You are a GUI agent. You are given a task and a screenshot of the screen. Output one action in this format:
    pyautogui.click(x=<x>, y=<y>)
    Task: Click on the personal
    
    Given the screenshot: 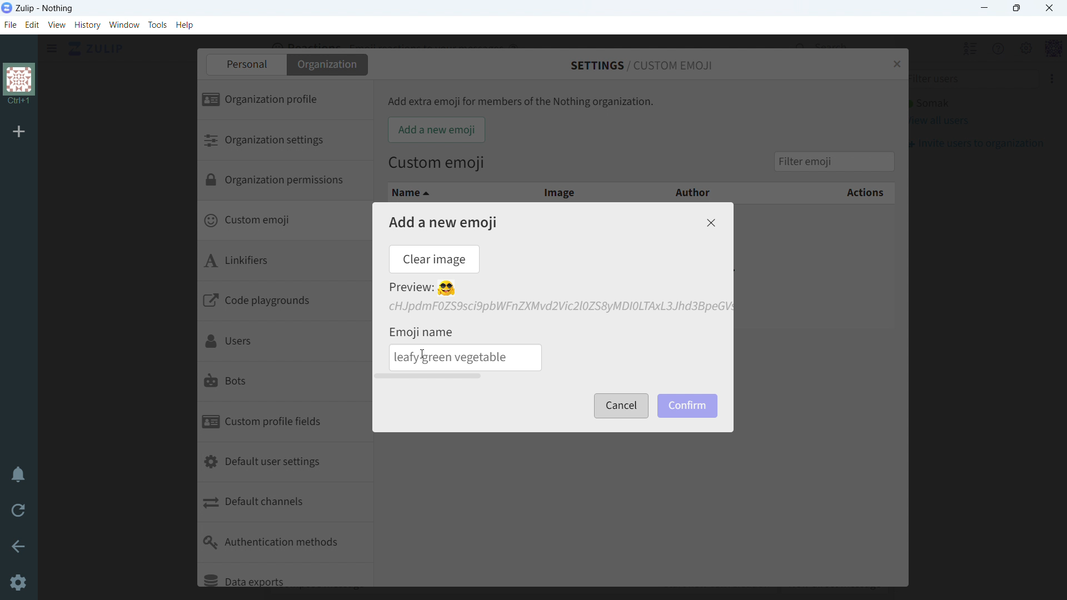 What is the action you would take?
    pyautogui.click(x=245, y=64)
    